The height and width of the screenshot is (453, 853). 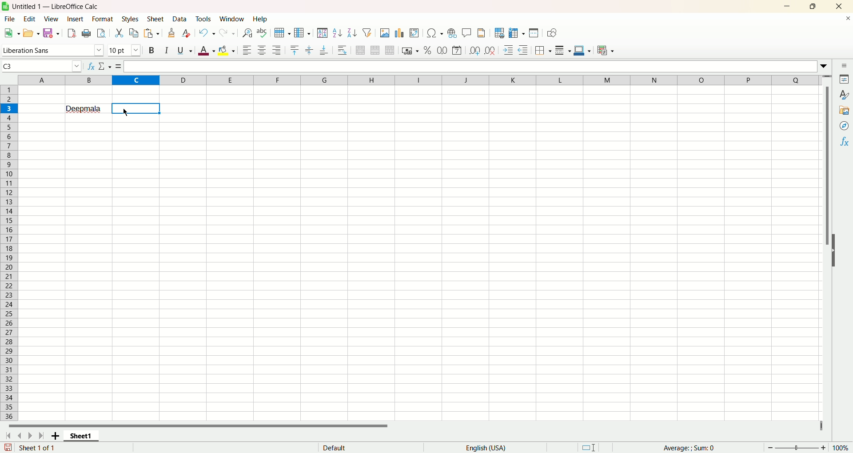 What do you see at coordinates (844, 95) in the screenshot?
I see `Styles` at bounding box center [844, 95].